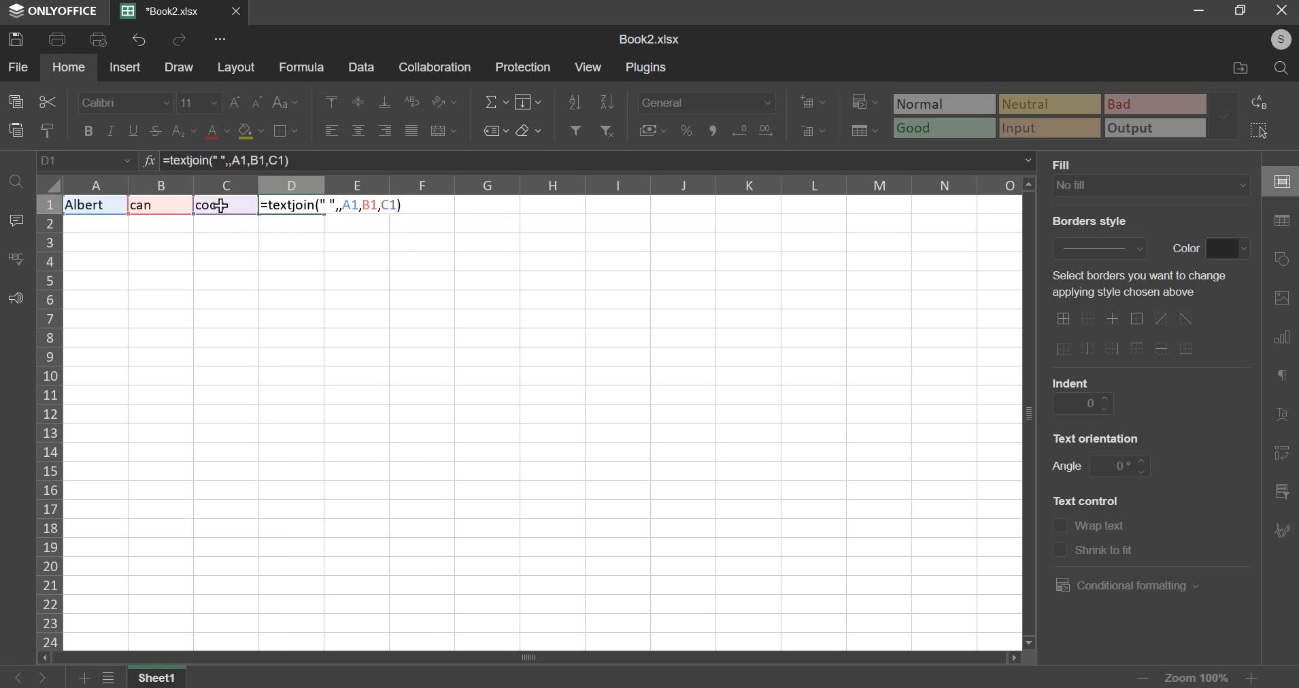 Image resolution: width=1299 pixels, height=688 pixels. What do you see at coordinates (52, 678) in the screenshot?
I see `go forward` at bounding box center [52, 678].